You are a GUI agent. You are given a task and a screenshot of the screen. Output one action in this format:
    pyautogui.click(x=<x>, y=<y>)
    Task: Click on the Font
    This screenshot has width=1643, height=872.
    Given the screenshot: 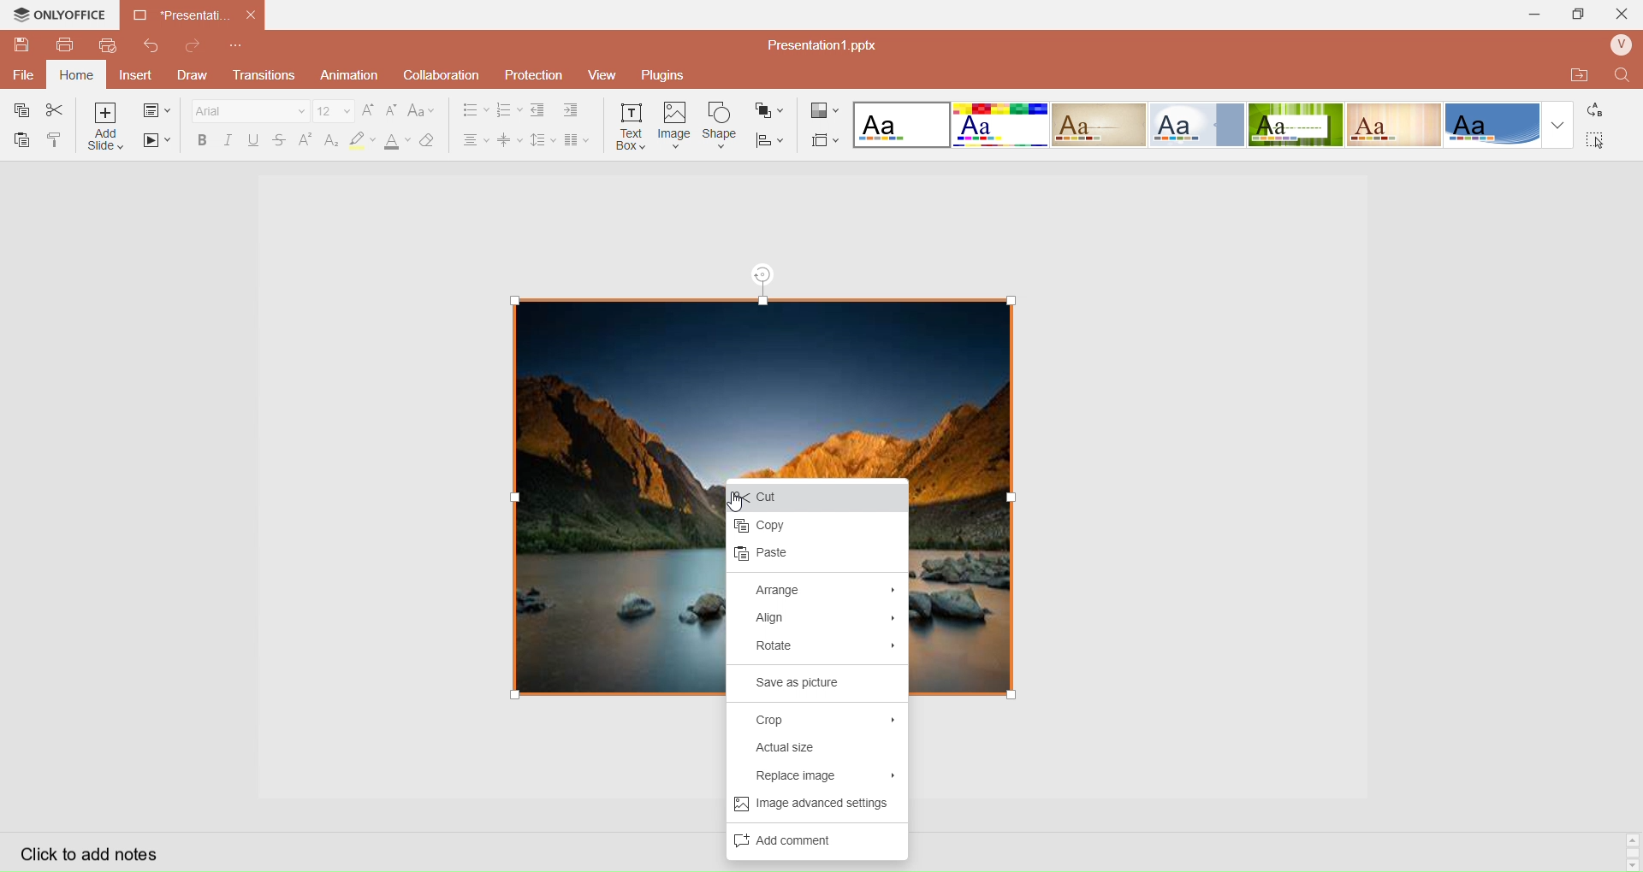 What is the action you would take?
    pyautogui.click(x=251, y=110)
    